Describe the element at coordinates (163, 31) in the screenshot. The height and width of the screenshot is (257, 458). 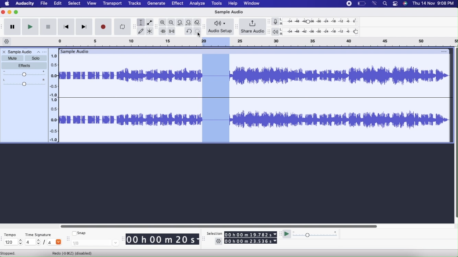
I see `Trim outside selection` at that location.